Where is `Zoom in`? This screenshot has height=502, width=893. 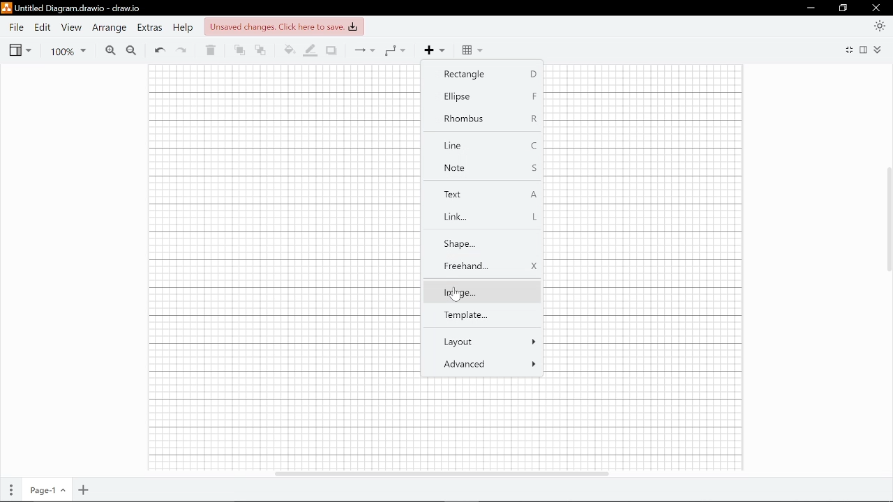 Zoom in is located at coordinates (107, 50).